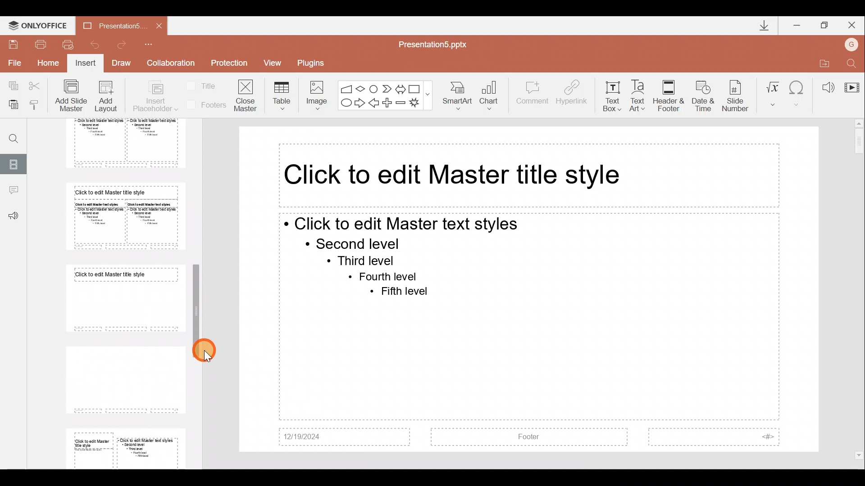  What do you see at coordinates (851, 83) in the screenshot?
I see `Video` at bounding box center [851, 83].